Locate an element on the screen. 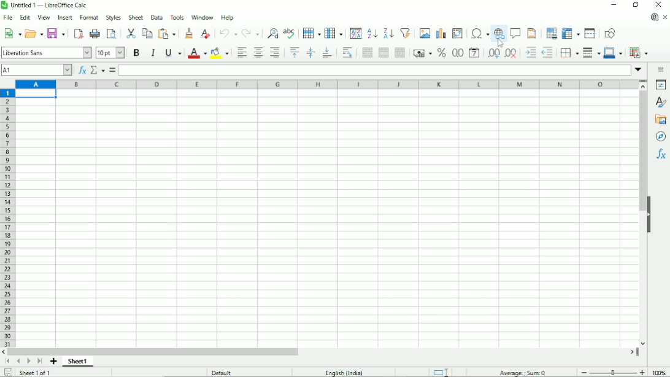 Image resolution: width=670 pixels, height=377 pixels. view is located at coordinates (44, 17).